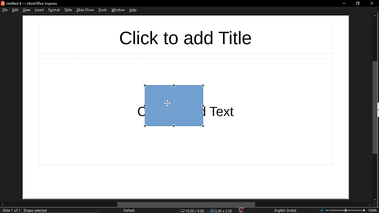  Describe the element at coordinates (68, 10) in the screenshot. I see `slide` at that location.